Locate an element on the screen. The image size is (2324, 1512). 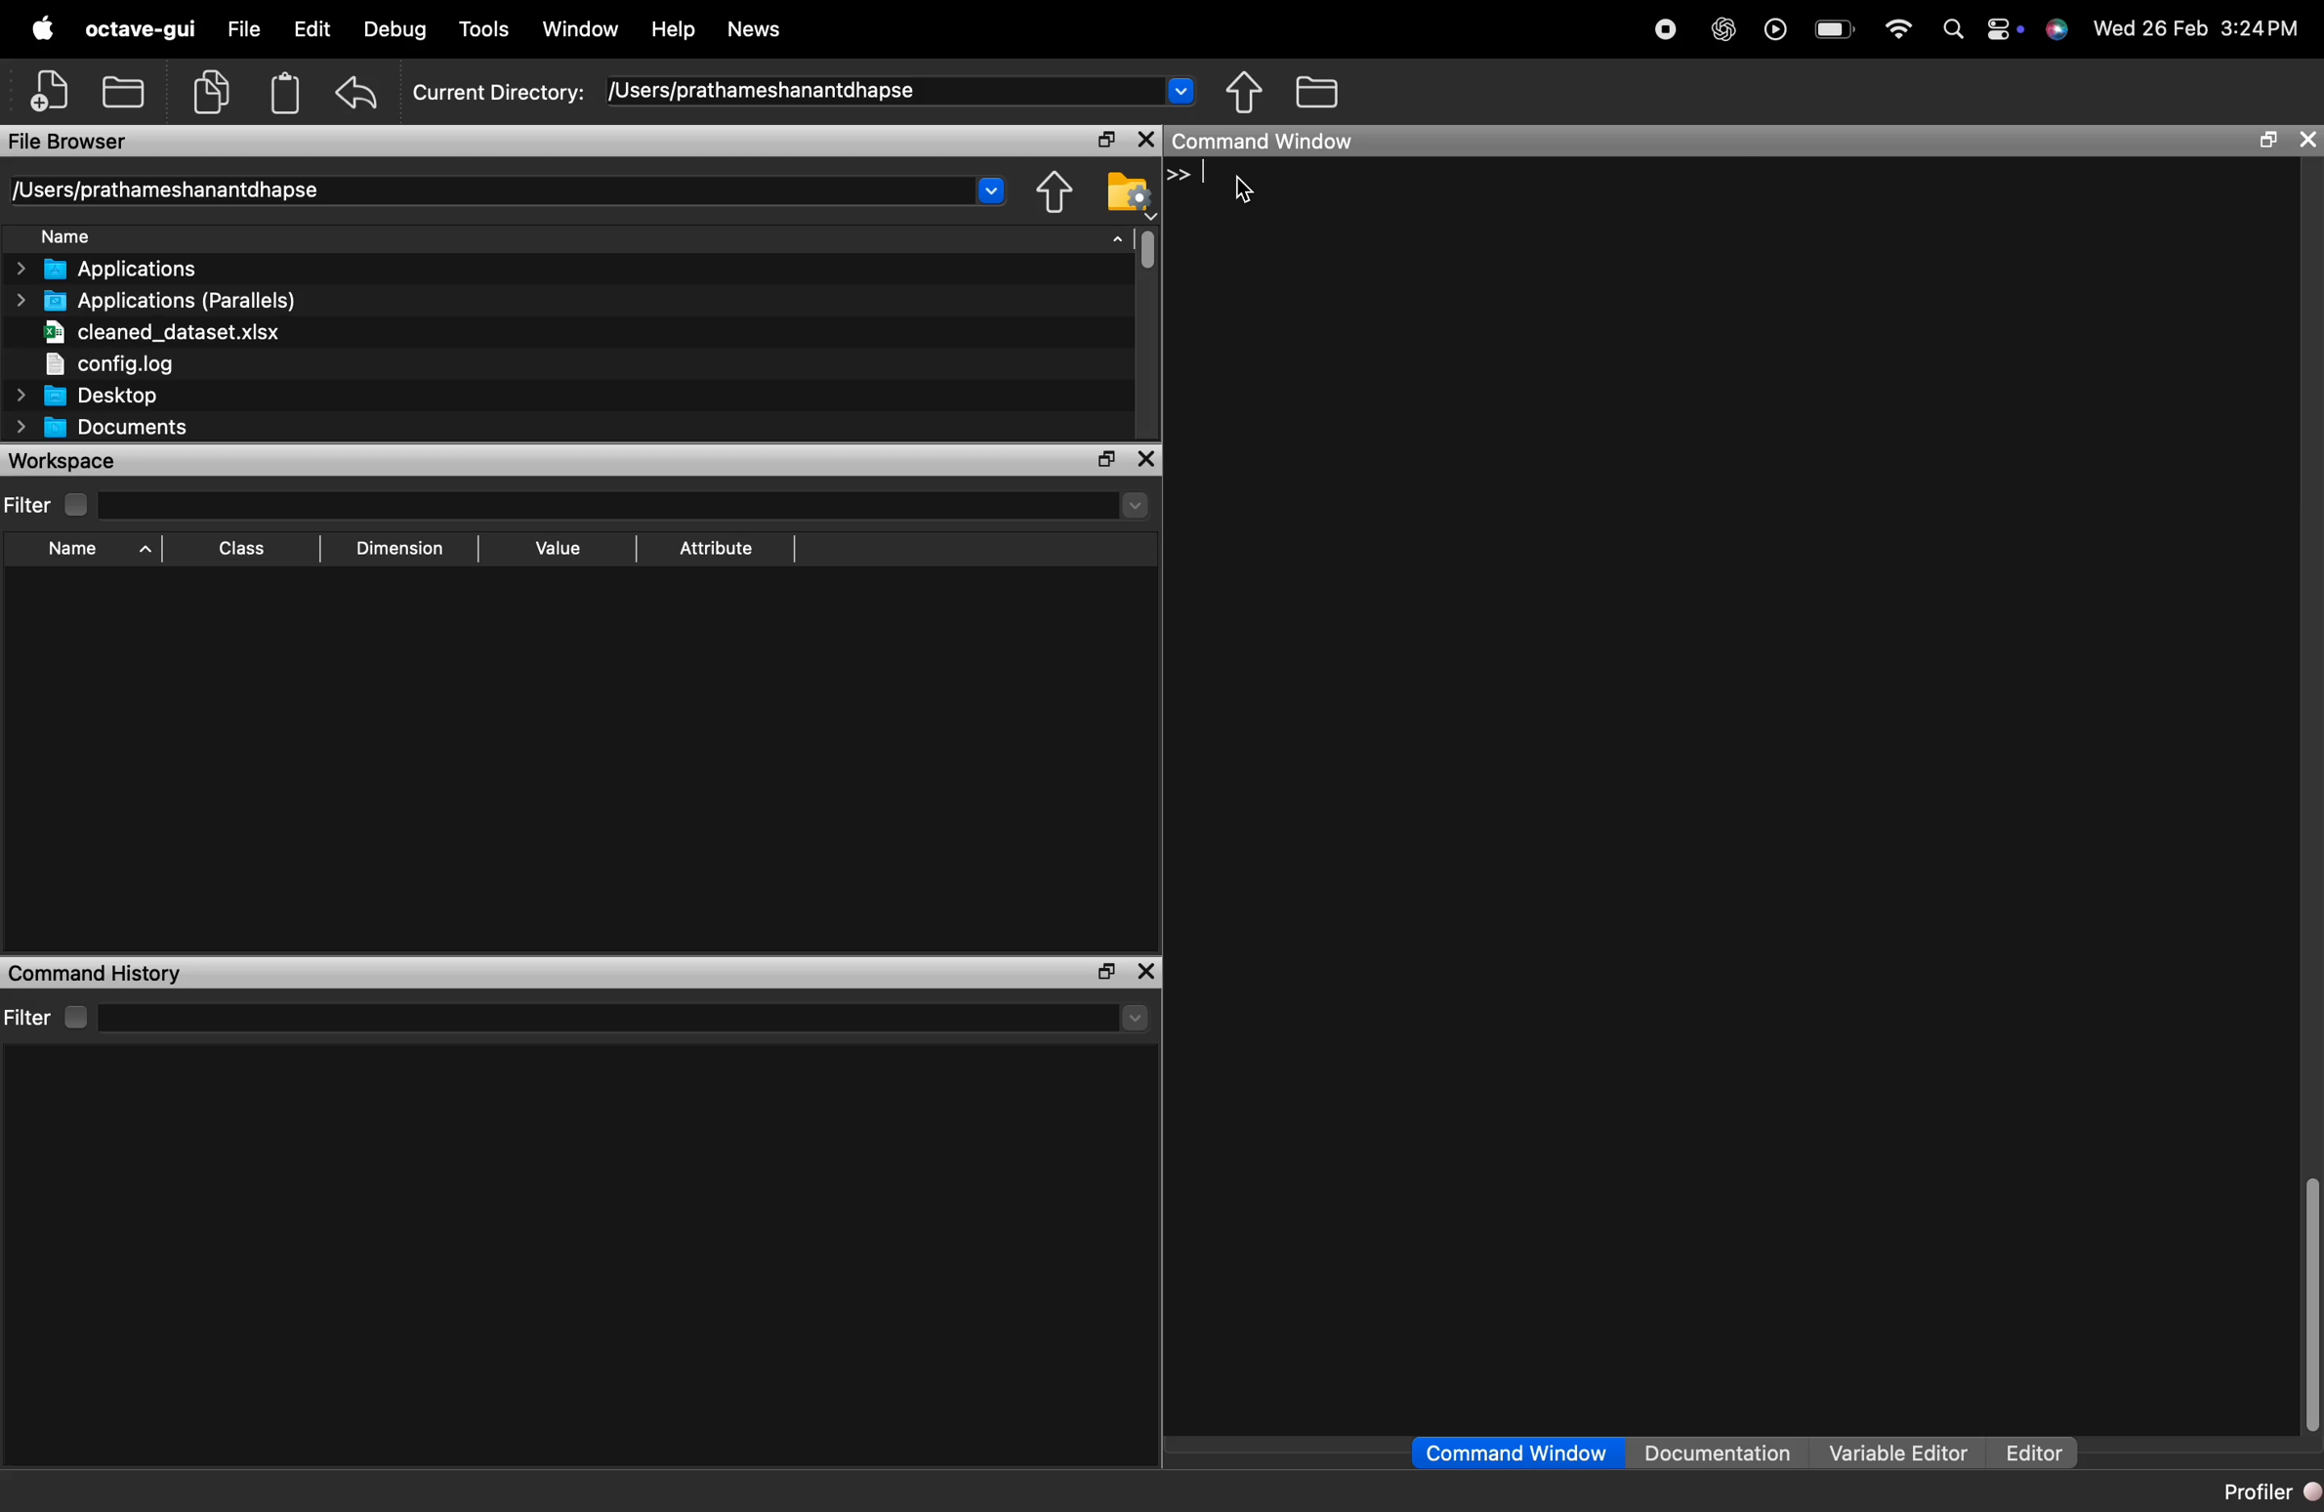
Scroll bar is located at coordinates (2305, 1307).